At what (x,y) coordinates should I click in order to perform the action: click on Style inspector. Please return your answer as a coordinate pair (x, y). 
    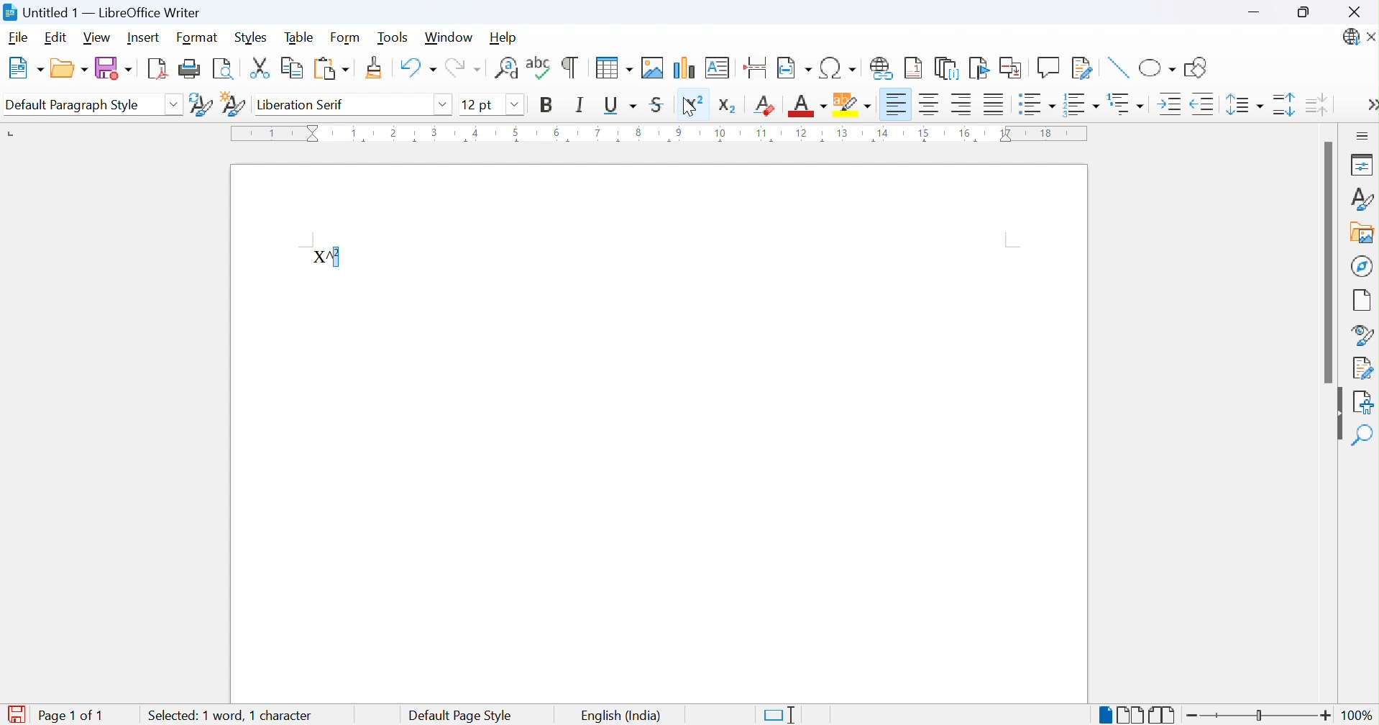
    Looking at the image, I should click on (1361, 334).